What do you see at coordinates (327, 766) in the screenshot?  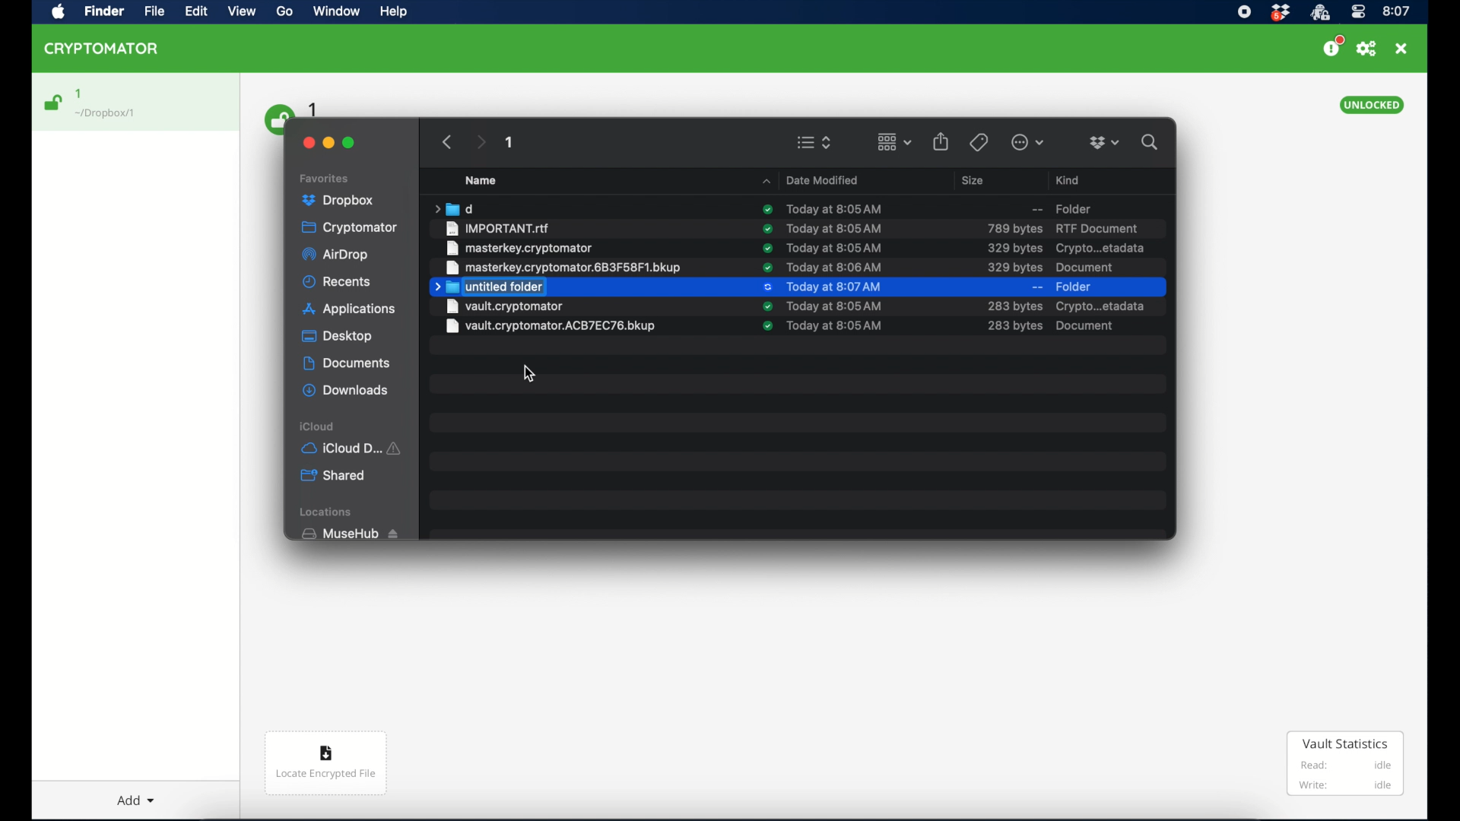 I see `Locate encrypted file` at bounding box center [327, 766].